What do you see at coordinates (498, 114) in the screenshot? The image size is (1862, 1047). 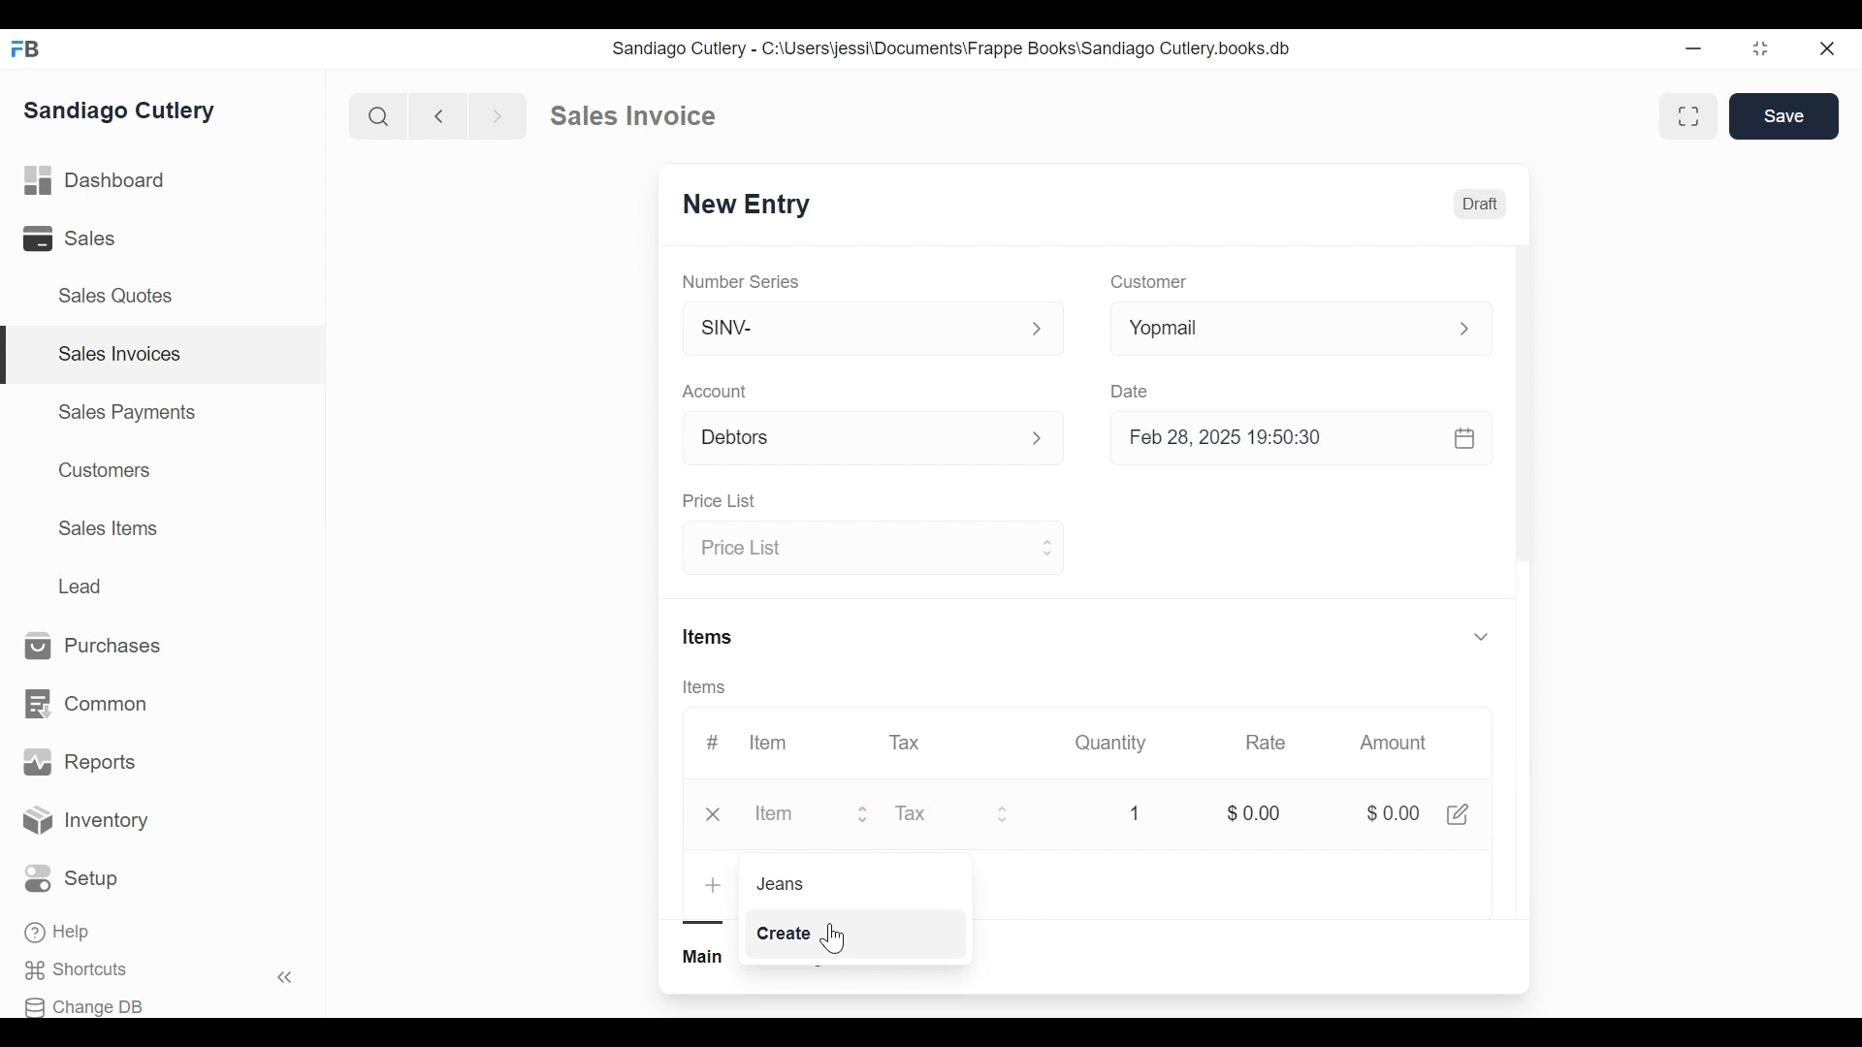 I see `forward` at bounding box center [498, 114].